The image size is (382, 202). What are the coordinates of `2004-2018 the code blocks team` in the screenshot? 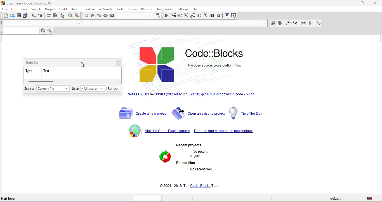 It's located at (192, 185).